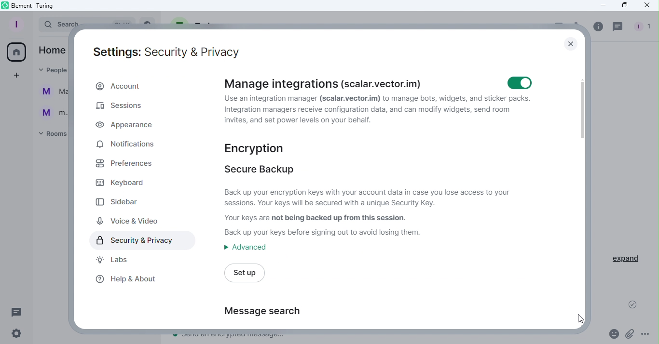 This screenshot has width=659, height=344. Describe the element at coordinates (167, 50) in the screenshot. I see `Settings: Security and Privacy` at that location.